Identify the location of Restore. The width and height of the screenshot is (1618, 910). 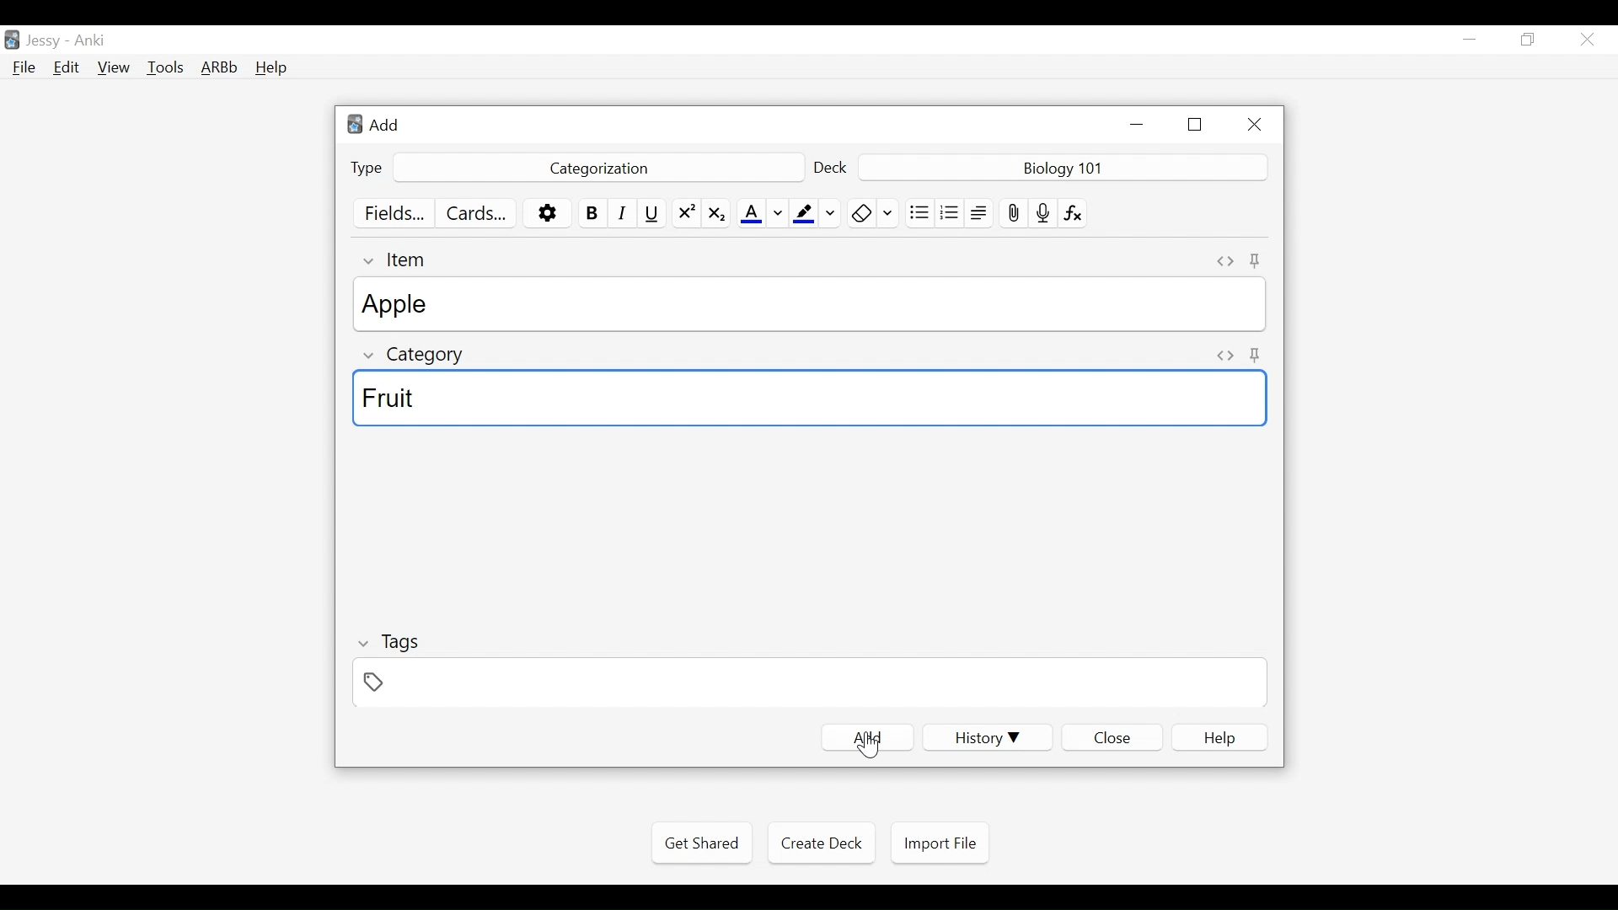
(1529, 40).